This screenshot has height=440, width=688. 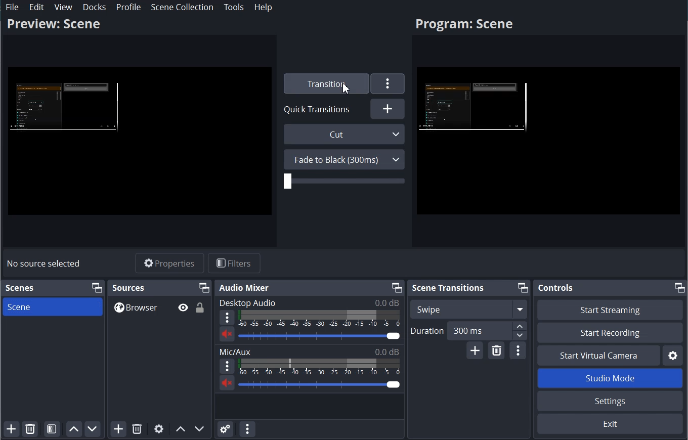 What do you see at coordinates (310, 351) in the screenshot?
I see `Text` at bounding box center [310, 351].